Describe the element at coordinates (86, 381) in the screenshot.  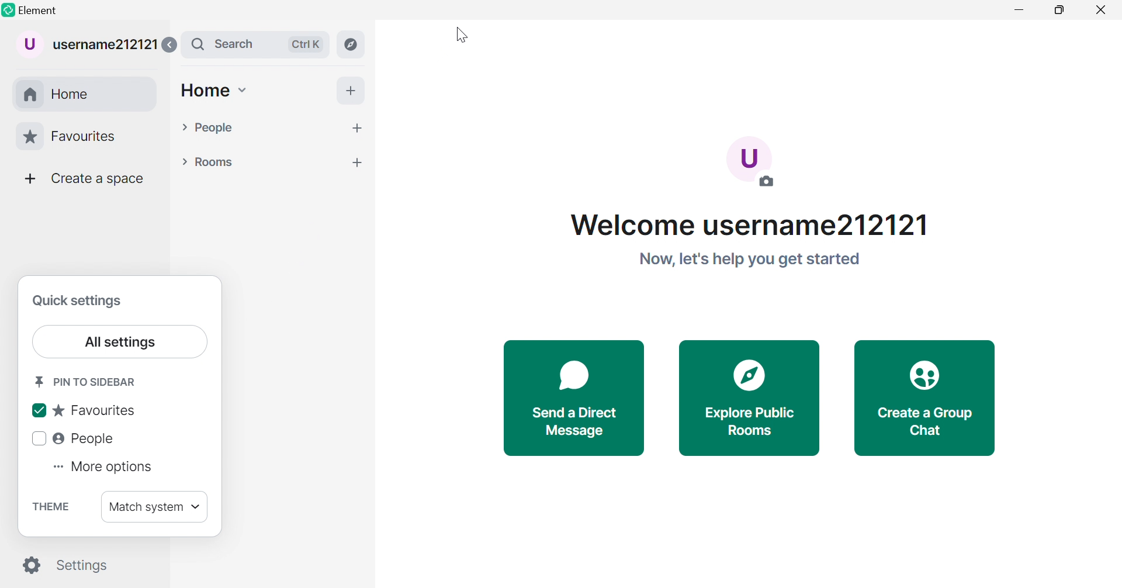
I see `Pin to sidebar` at that location.